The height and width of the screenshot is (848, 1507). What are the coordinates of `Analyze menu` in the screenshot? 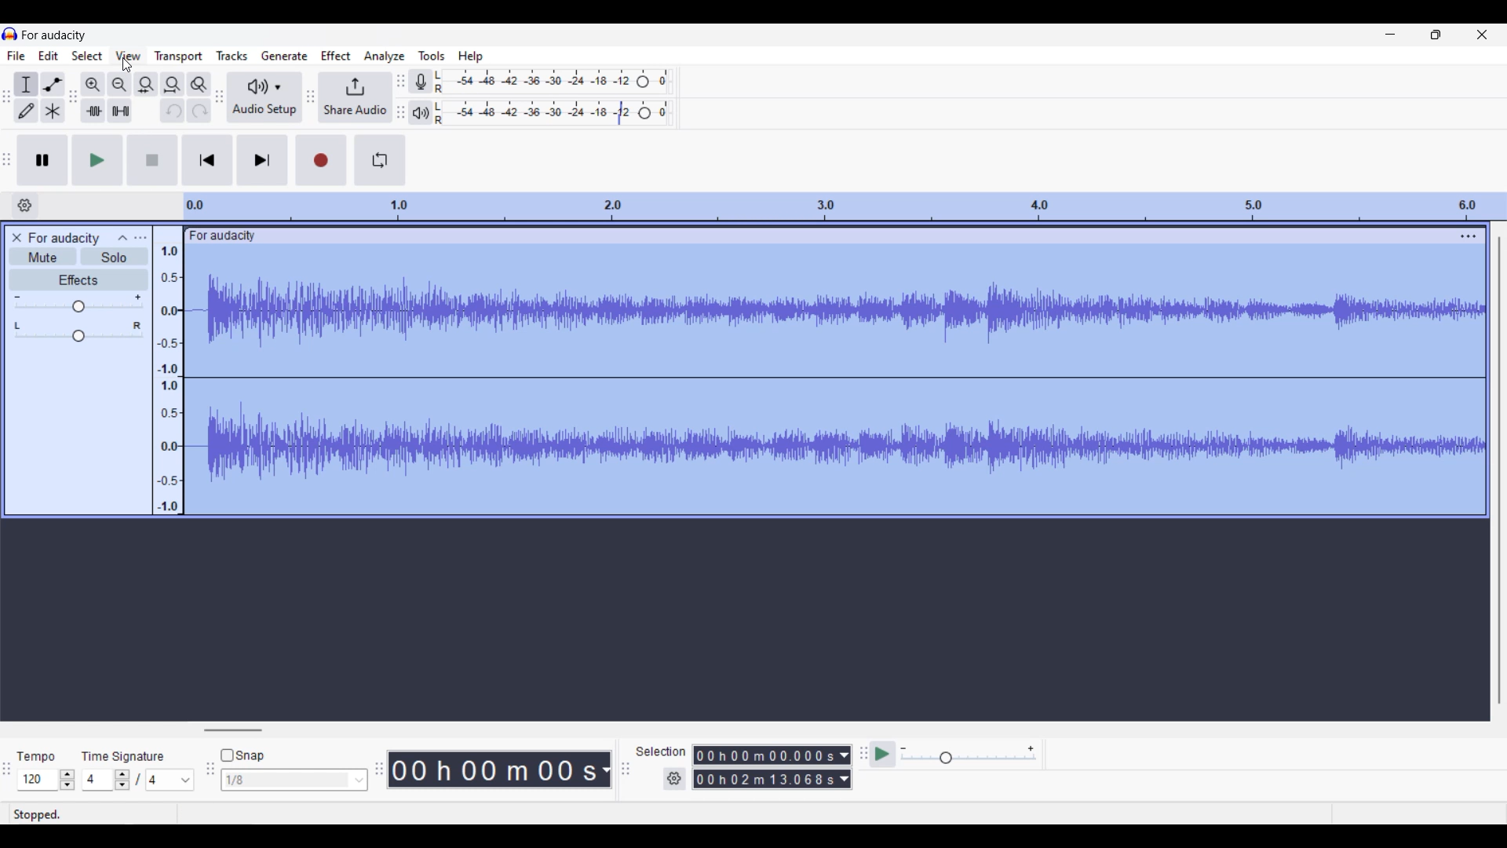 It's located at (385, 57).